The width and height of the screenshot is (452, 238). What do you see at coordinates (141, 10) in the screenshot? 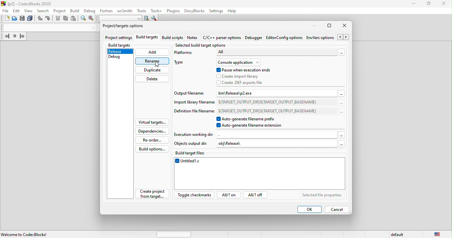
I see `tools` at bounding box center [141, 10].